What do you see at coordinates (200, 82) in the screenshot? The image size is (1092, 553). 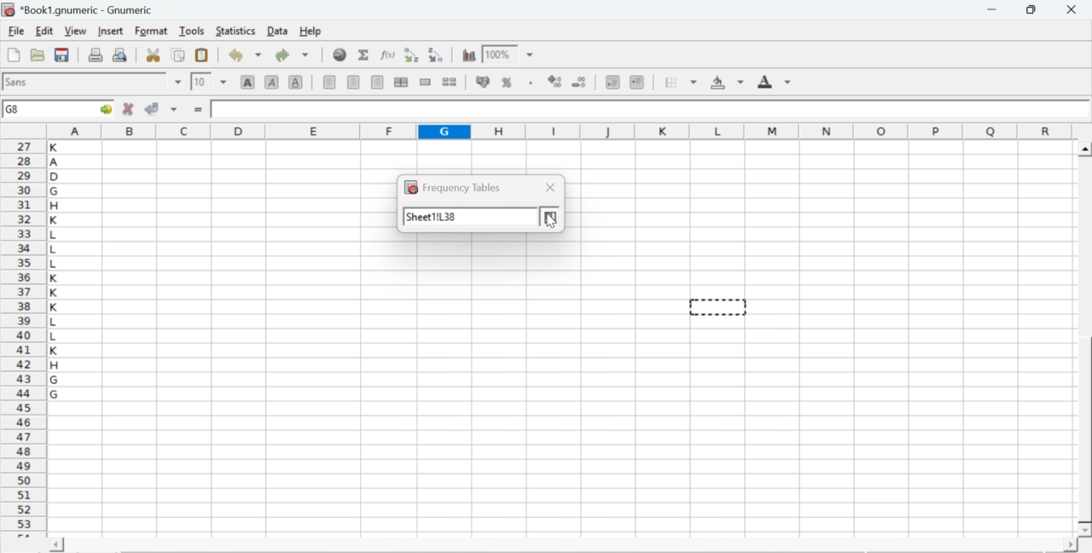 I see `10` at bounding box center [200, 82].